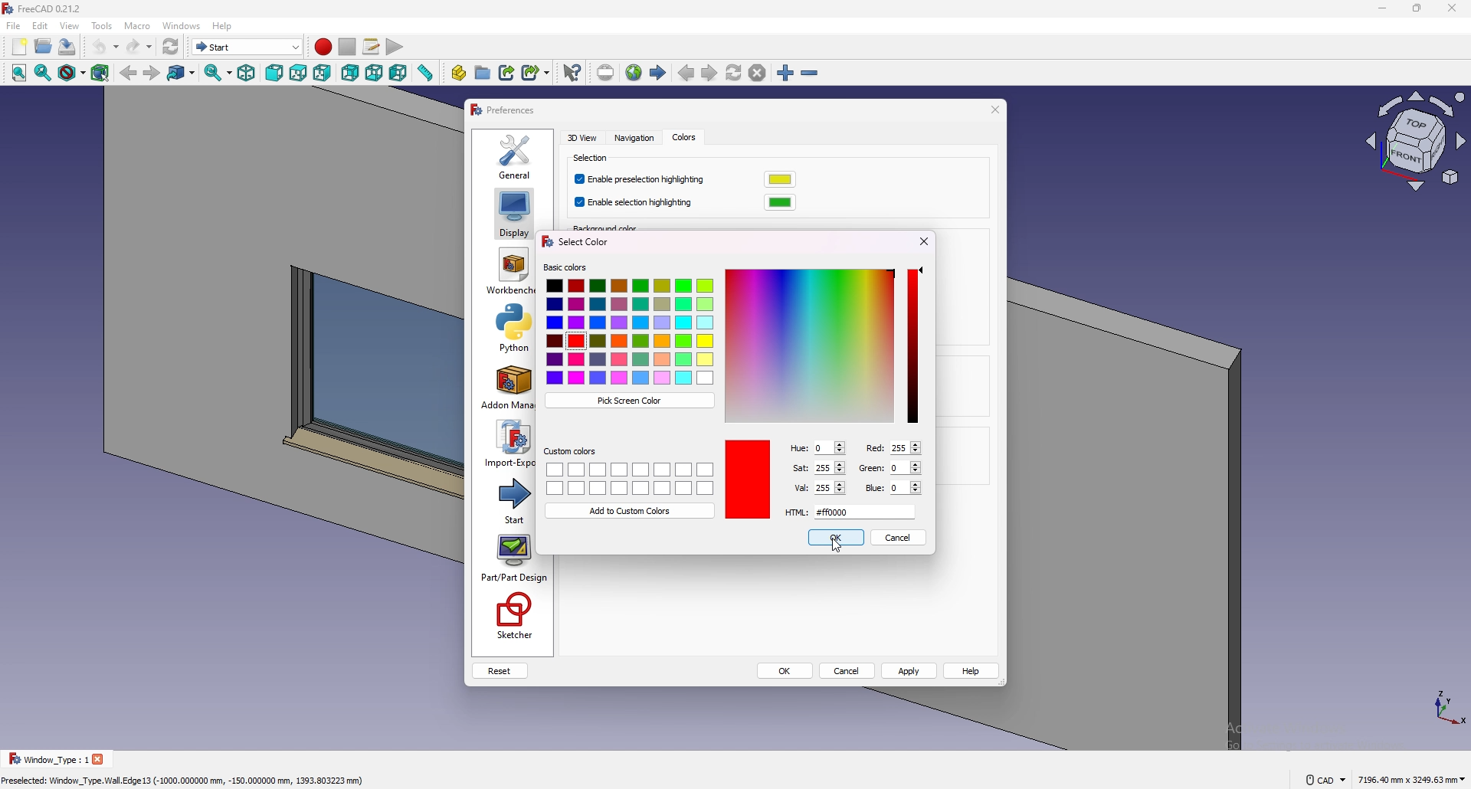 Image resolution: width=1471 pixels, height=789 pixels. What do you see at coordinates (171, 47) in the screenshot?
I see `refresh` at bounding box center [171, 47].